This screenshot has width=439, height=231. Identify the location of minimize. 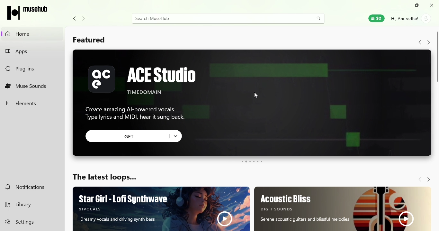
(401, 6).